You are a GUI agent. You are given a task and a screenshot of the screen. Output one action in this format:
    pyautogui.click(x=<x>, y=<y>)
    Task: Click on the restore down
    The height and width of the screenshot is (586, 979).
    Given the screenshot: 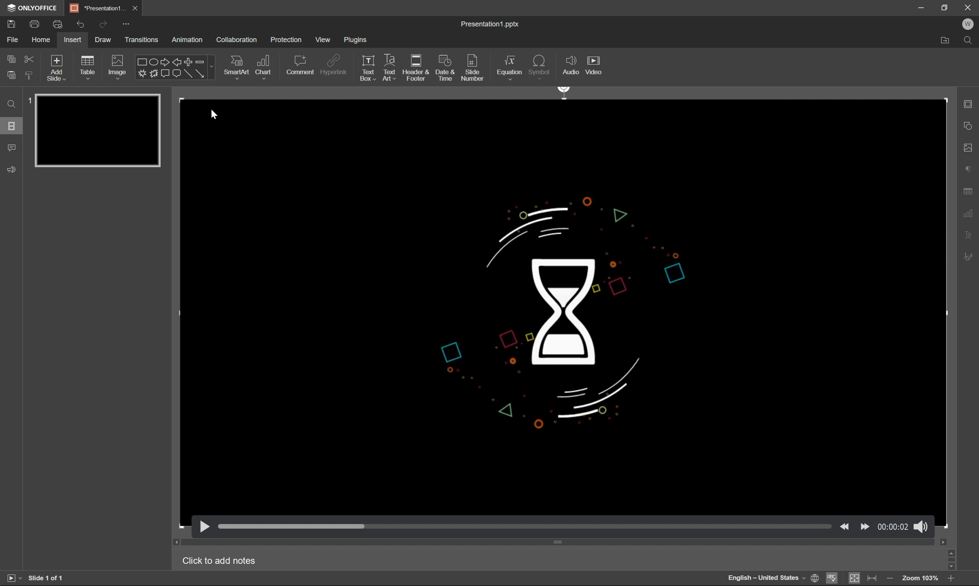 What is the action you would take?
    pyautogui.click(x=945, y=6)
    